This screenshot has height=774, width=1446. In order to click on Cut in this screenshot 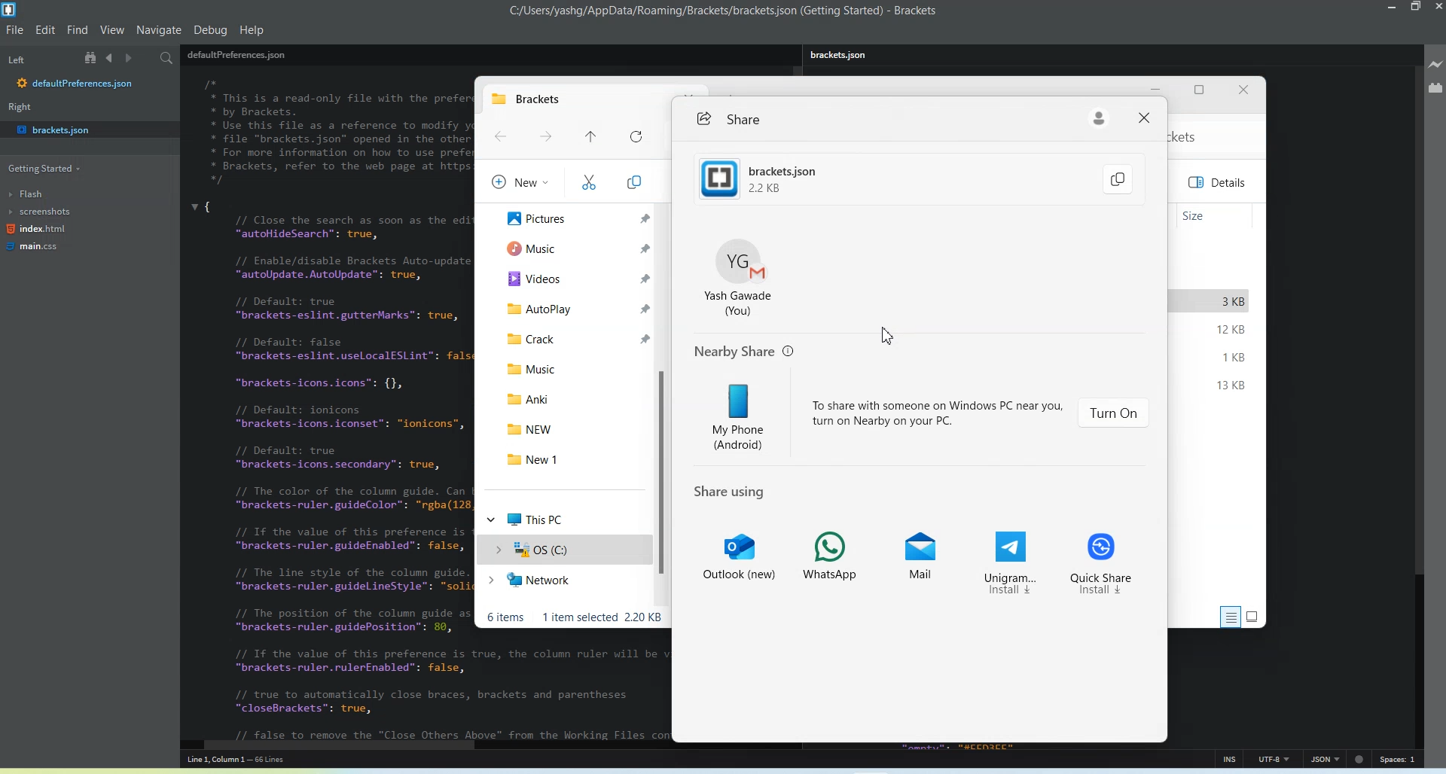, I will do `click(588, 182)`.